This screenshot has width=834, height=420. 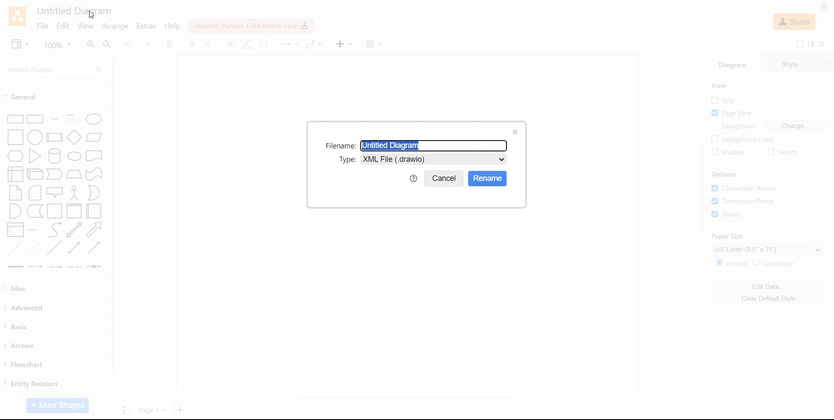 I want to click on Waypoints , so click(x=314, y=45).